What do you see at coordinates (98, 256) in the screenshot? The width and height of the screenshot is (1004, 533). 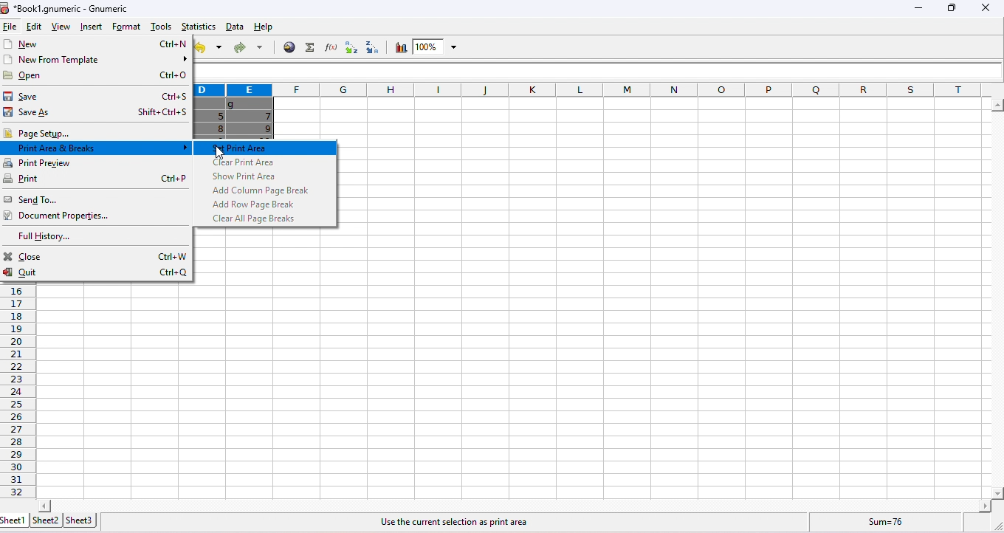 I see `close` at bounding box center [98, 256].